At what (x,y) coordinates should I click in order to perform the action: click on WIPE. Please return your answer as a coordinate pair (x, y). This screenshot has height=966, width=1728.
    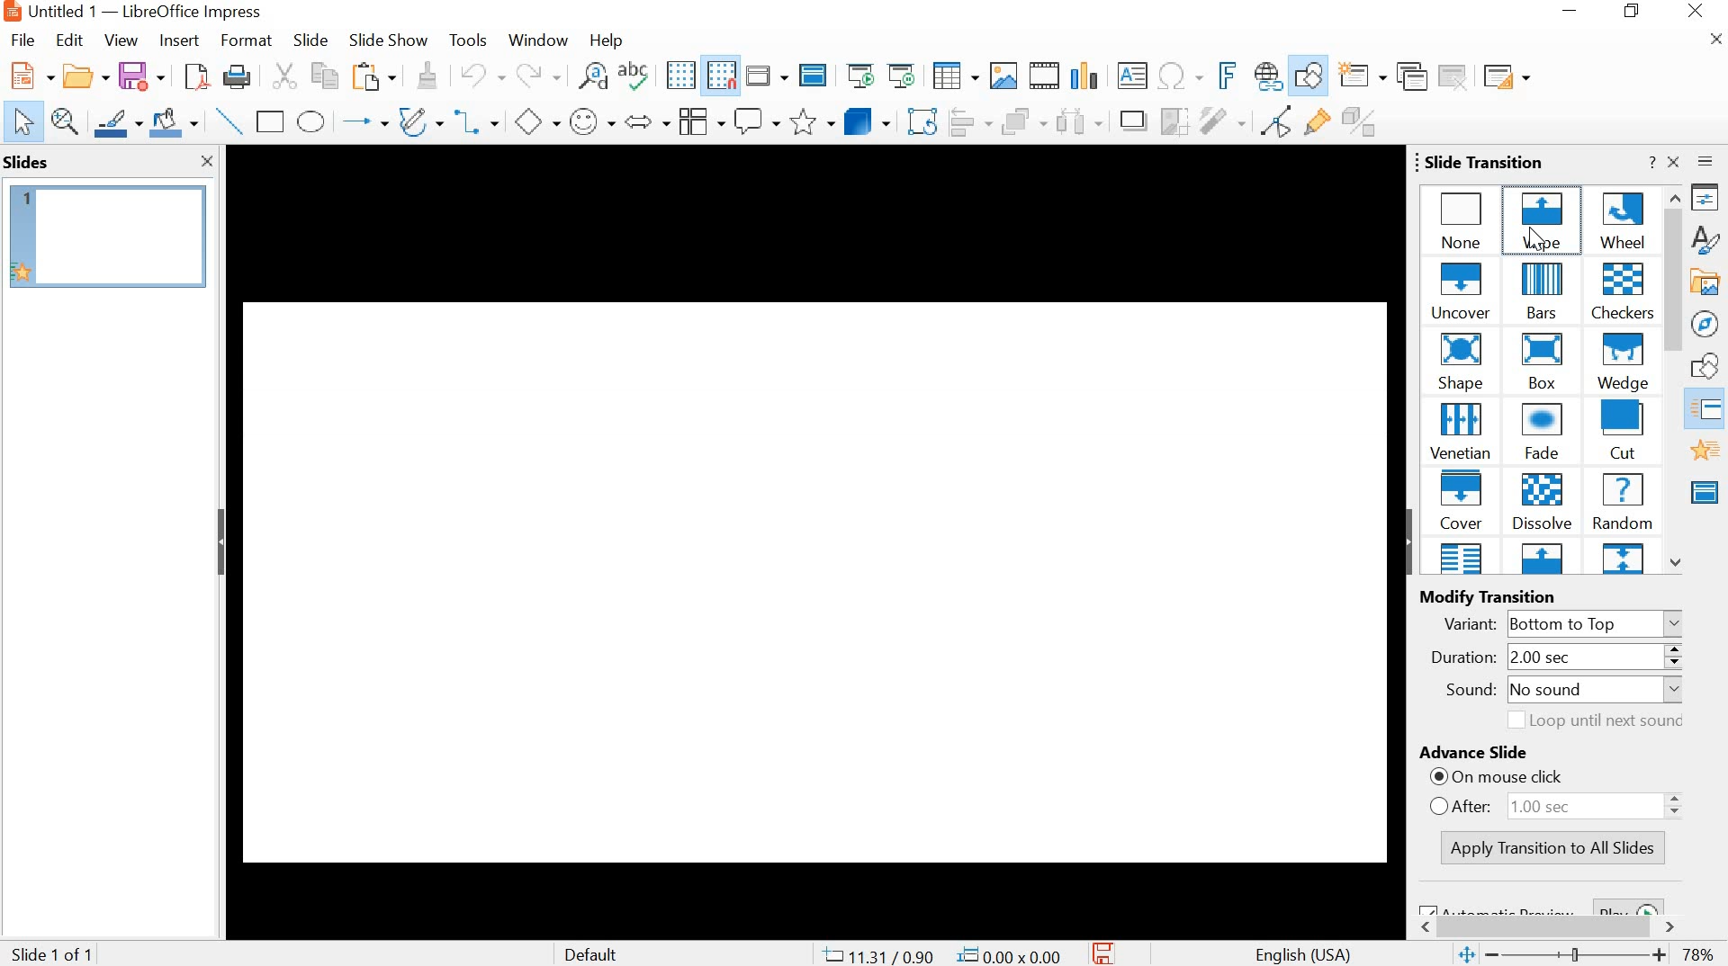
    Looking at the image, I should click on (1544, 218).